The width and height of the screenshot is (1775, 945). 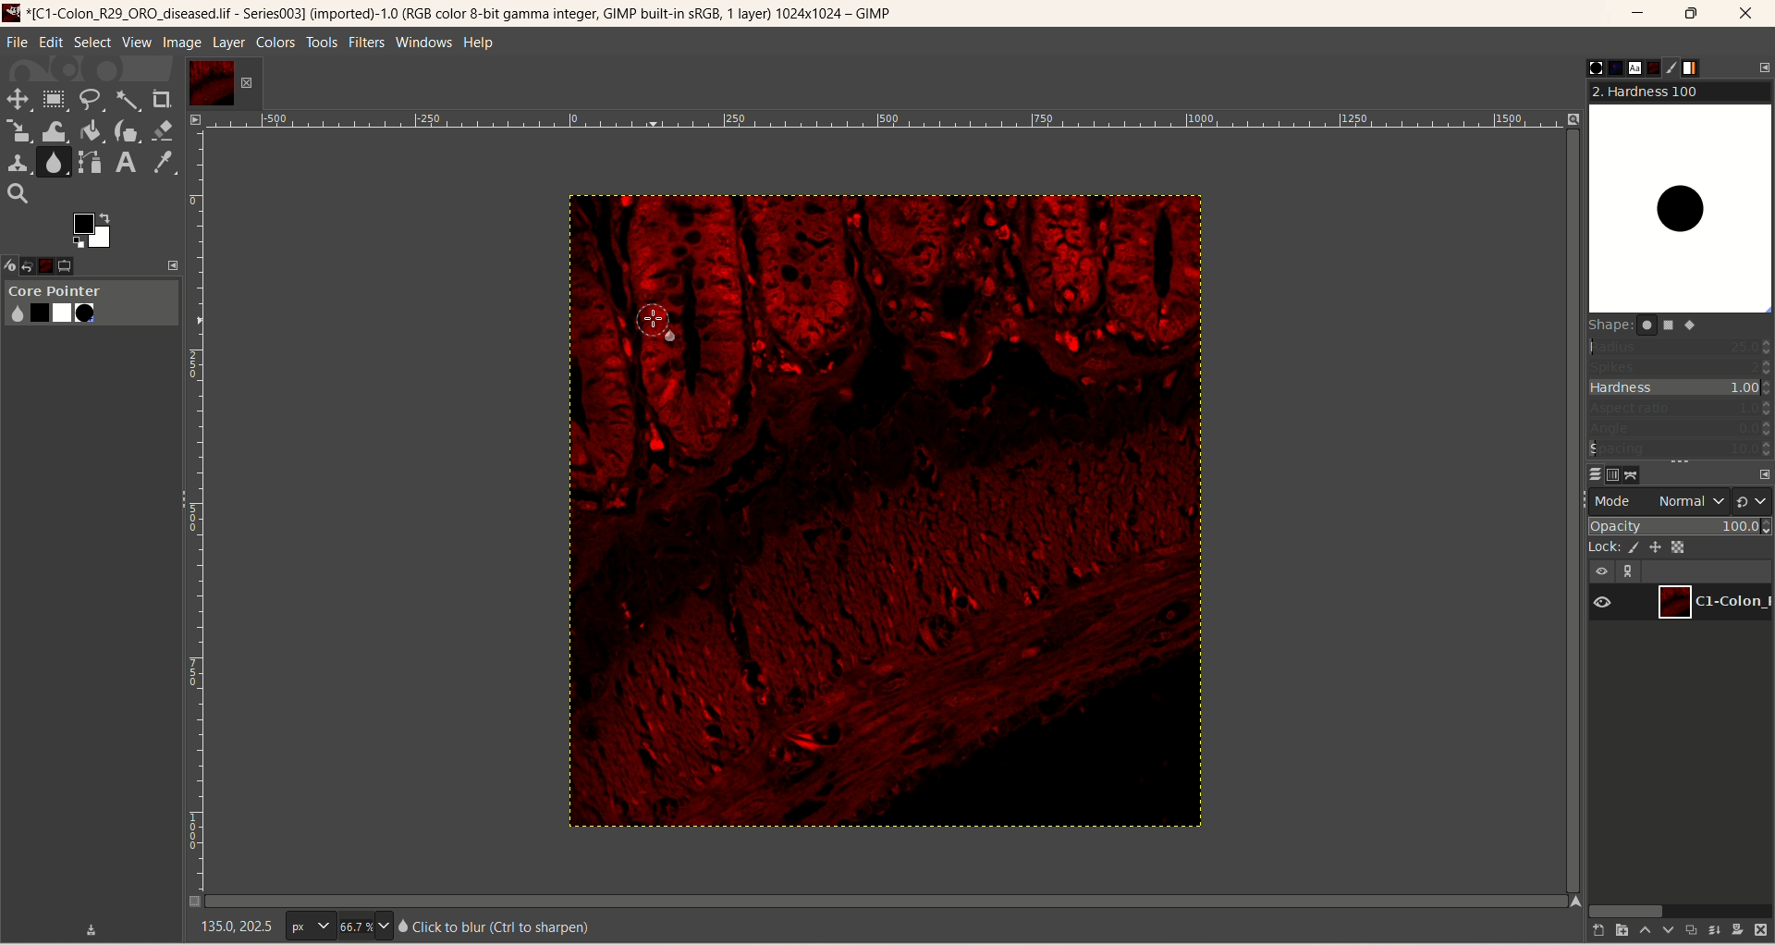 What do you see at coordinates (1603, 570) in the screenshot?
I see `visibility` at bounding box center [1603, 570].